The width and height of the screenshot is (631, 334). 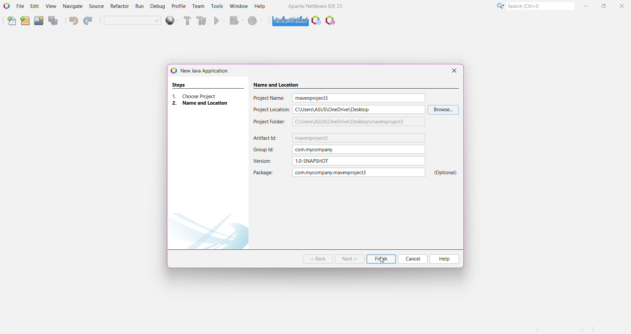 I want to click on Project Name, so click(x=270, y=98).